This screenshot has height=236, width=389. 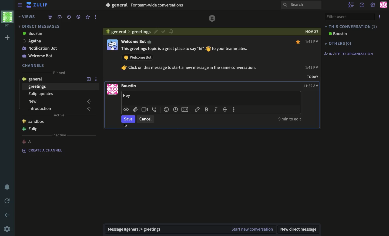 What do you see at coordinates (59, 116) in the screenshot?
I see `active` at bounding box center [59, 116].